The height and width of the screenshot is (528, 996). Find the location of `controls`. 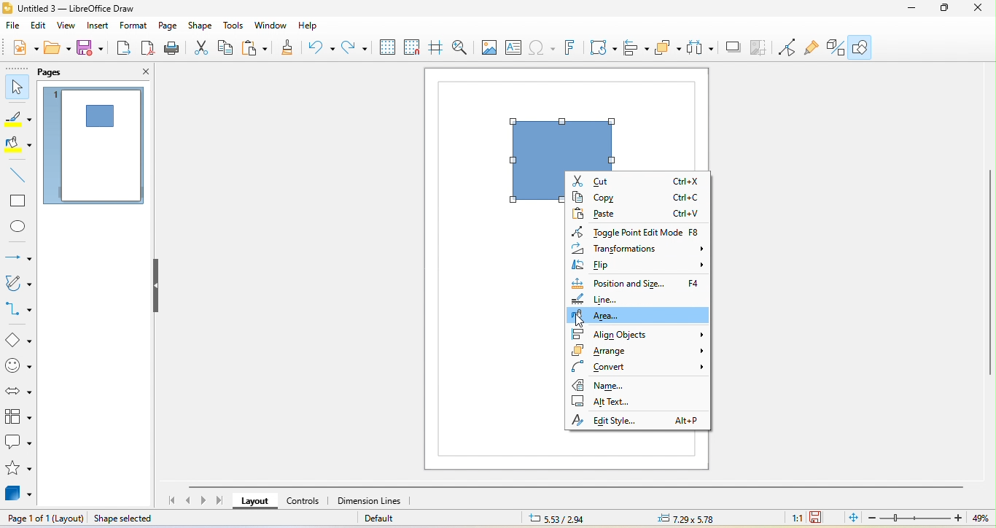

controls is located at coordinates (308, 502).